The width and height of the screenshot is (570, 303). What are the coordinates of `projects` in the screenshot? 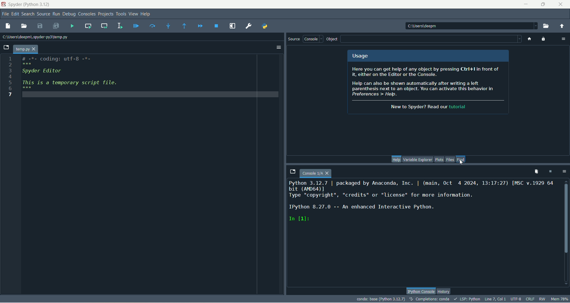 It's located at (106, 15).